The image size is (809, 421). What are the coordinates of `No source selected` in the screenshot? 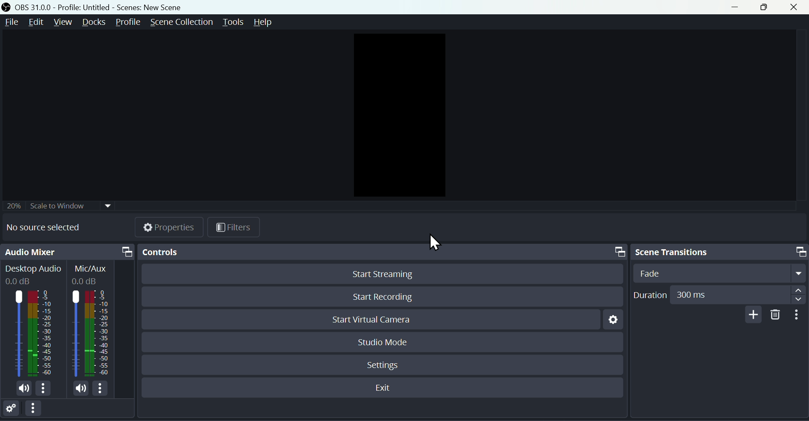 It's located at (51, 228).